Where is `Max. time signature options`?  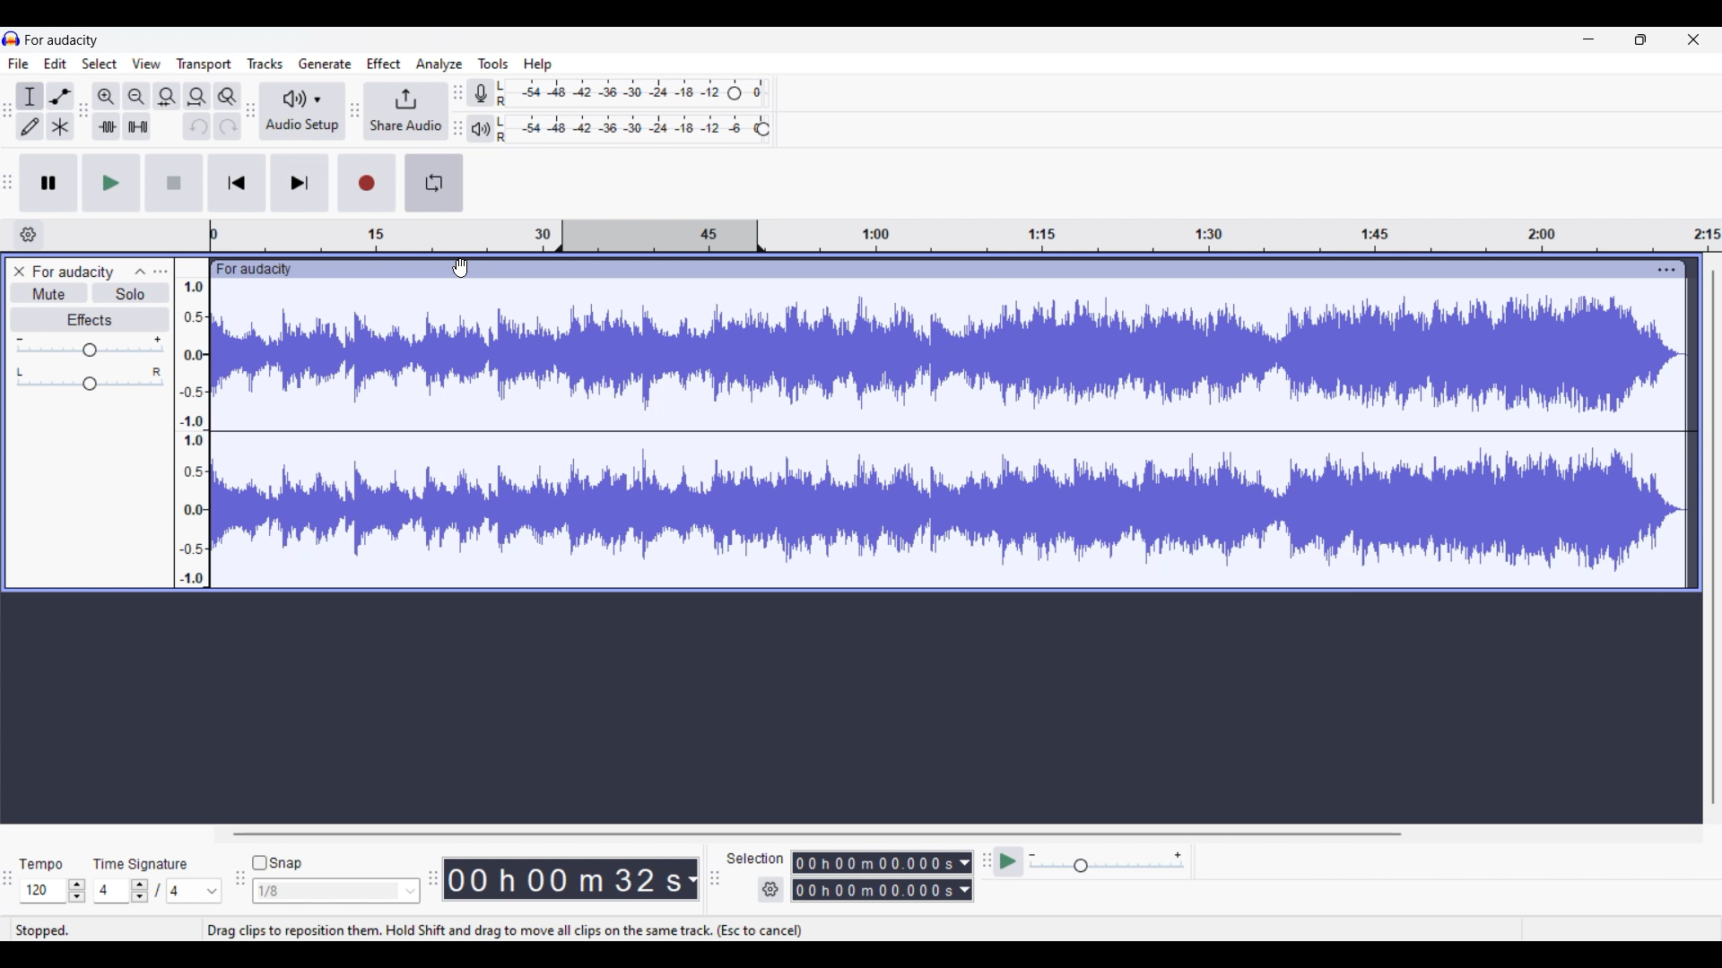 Max. time signature options is located at coordinates (195, 891).